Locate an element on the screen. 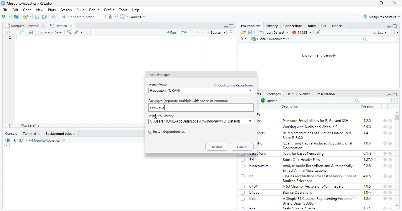  web is located at coordinates (385, 166).